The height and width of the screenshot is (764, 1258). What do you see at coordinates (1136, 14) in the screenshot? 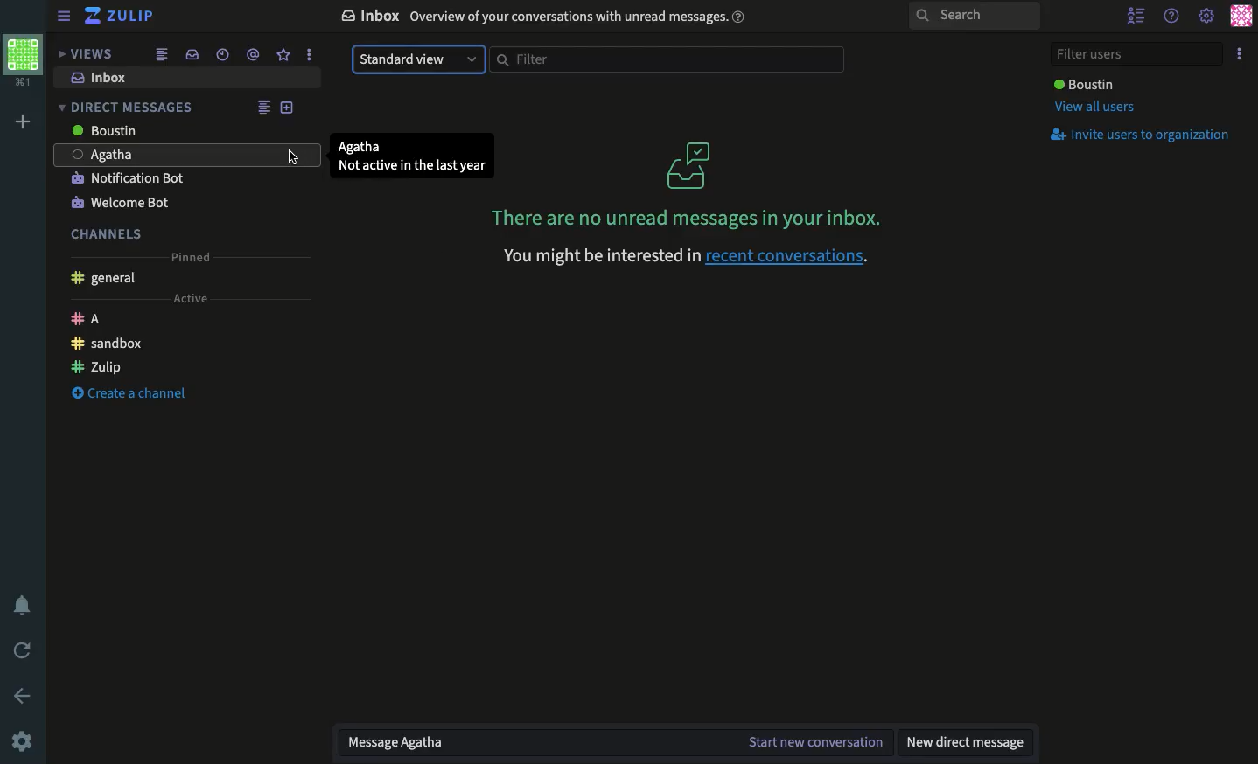
I see `Hide users list` at bounding box center [1136, 14].